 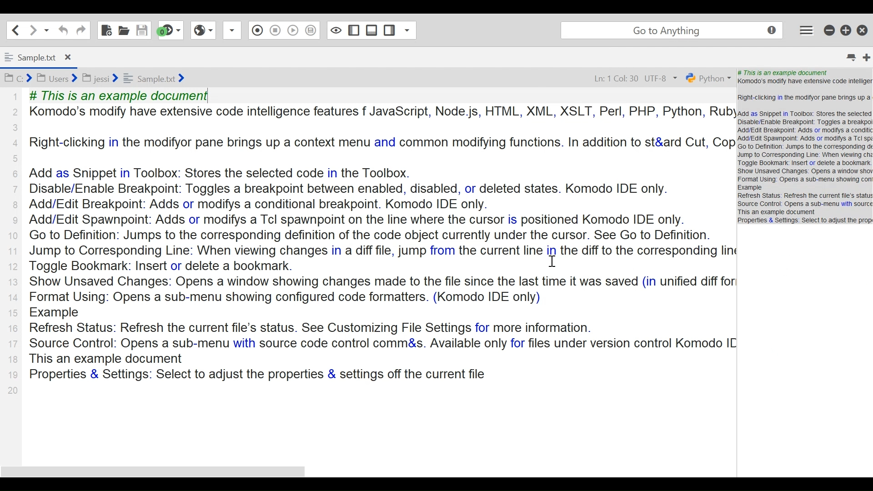 I want to click on Close, so click(x=863, y=30).